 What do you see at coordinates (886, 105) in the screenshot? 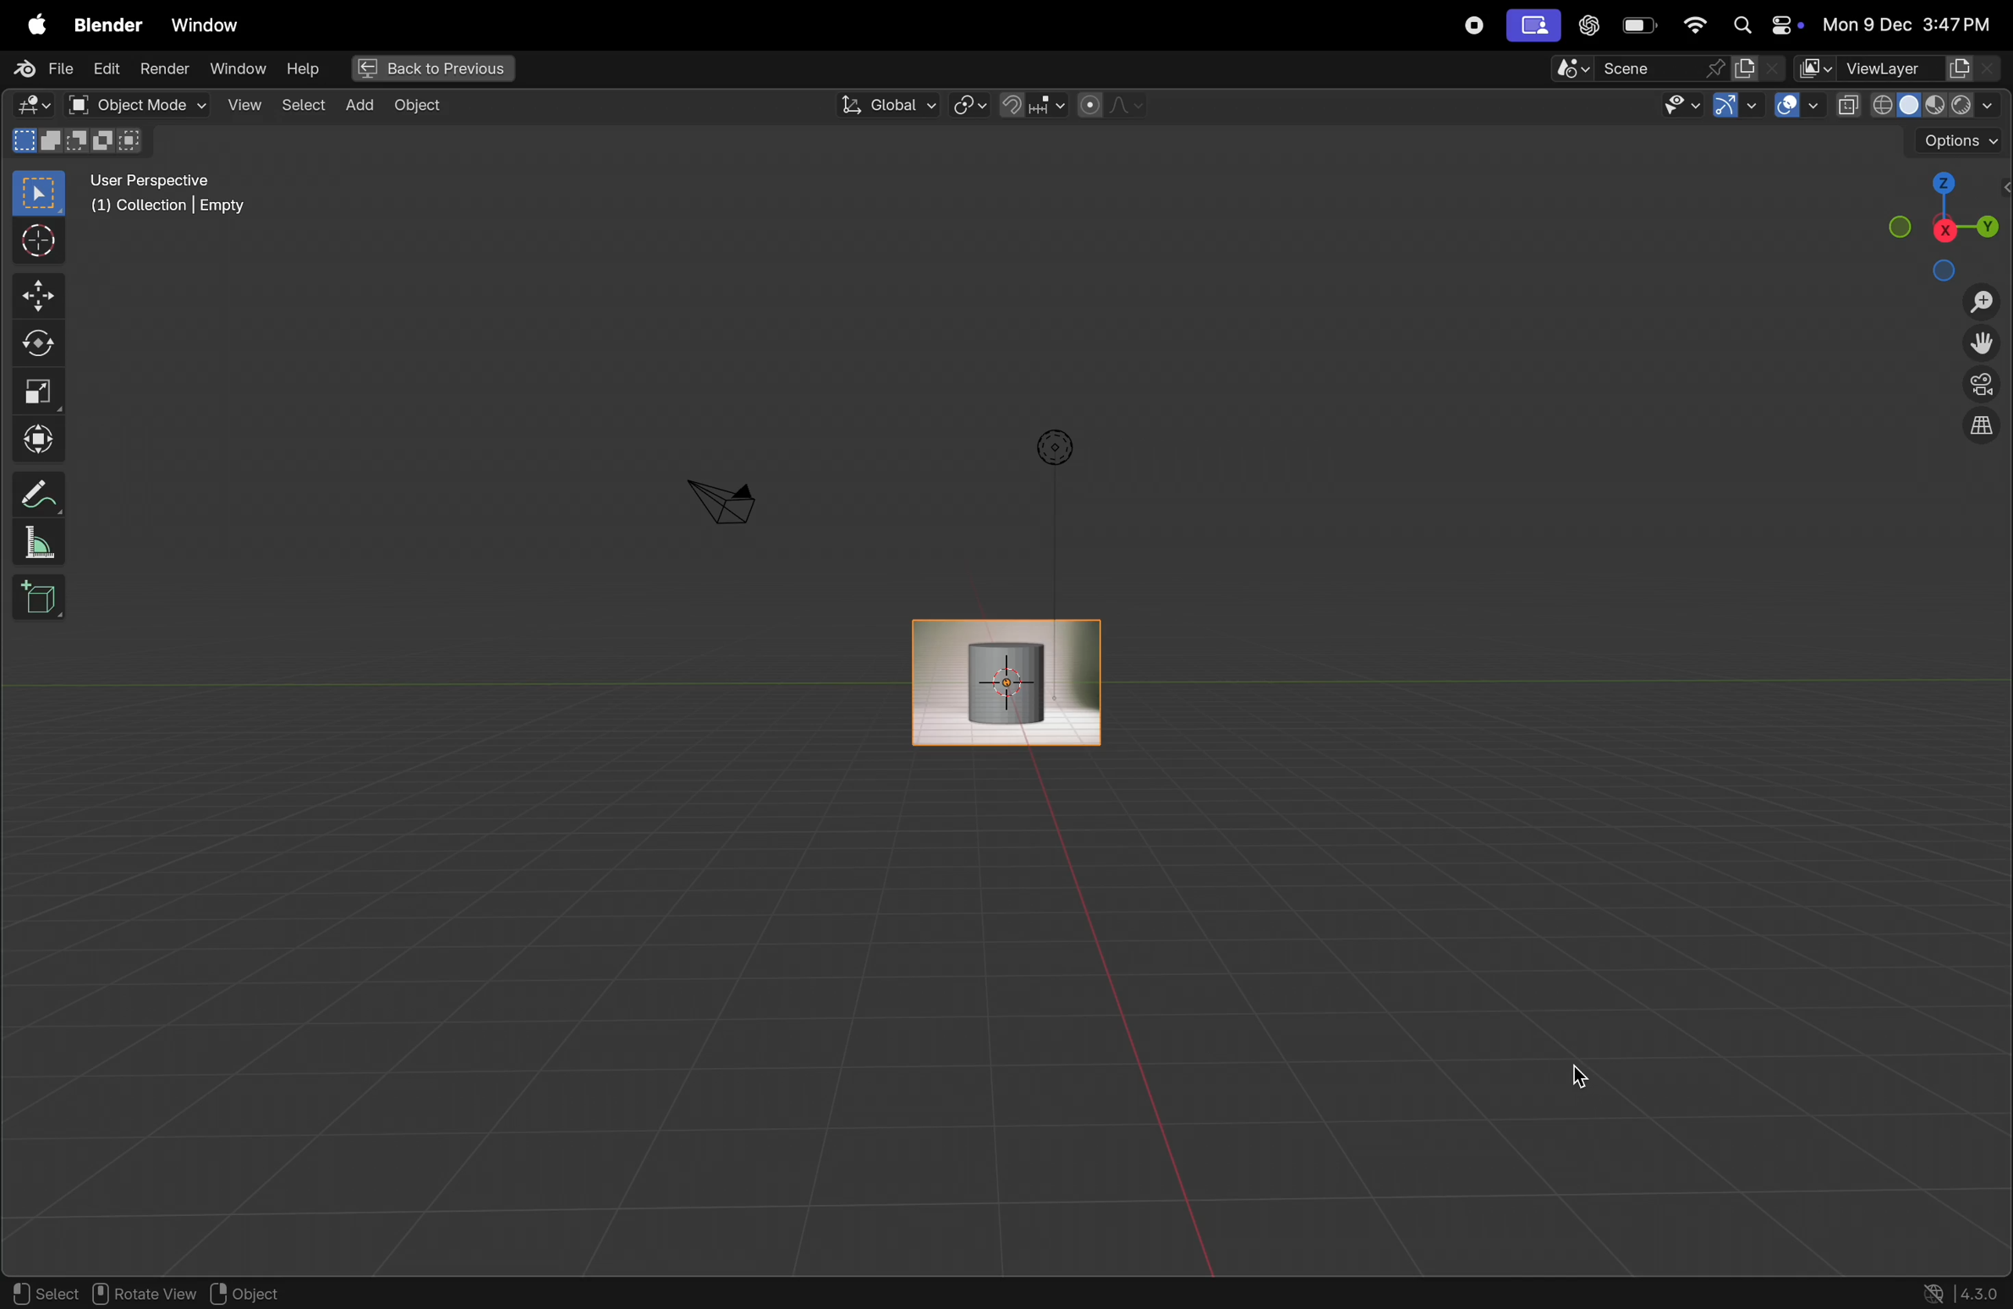
I see `global` at bounding box center [886, 105].